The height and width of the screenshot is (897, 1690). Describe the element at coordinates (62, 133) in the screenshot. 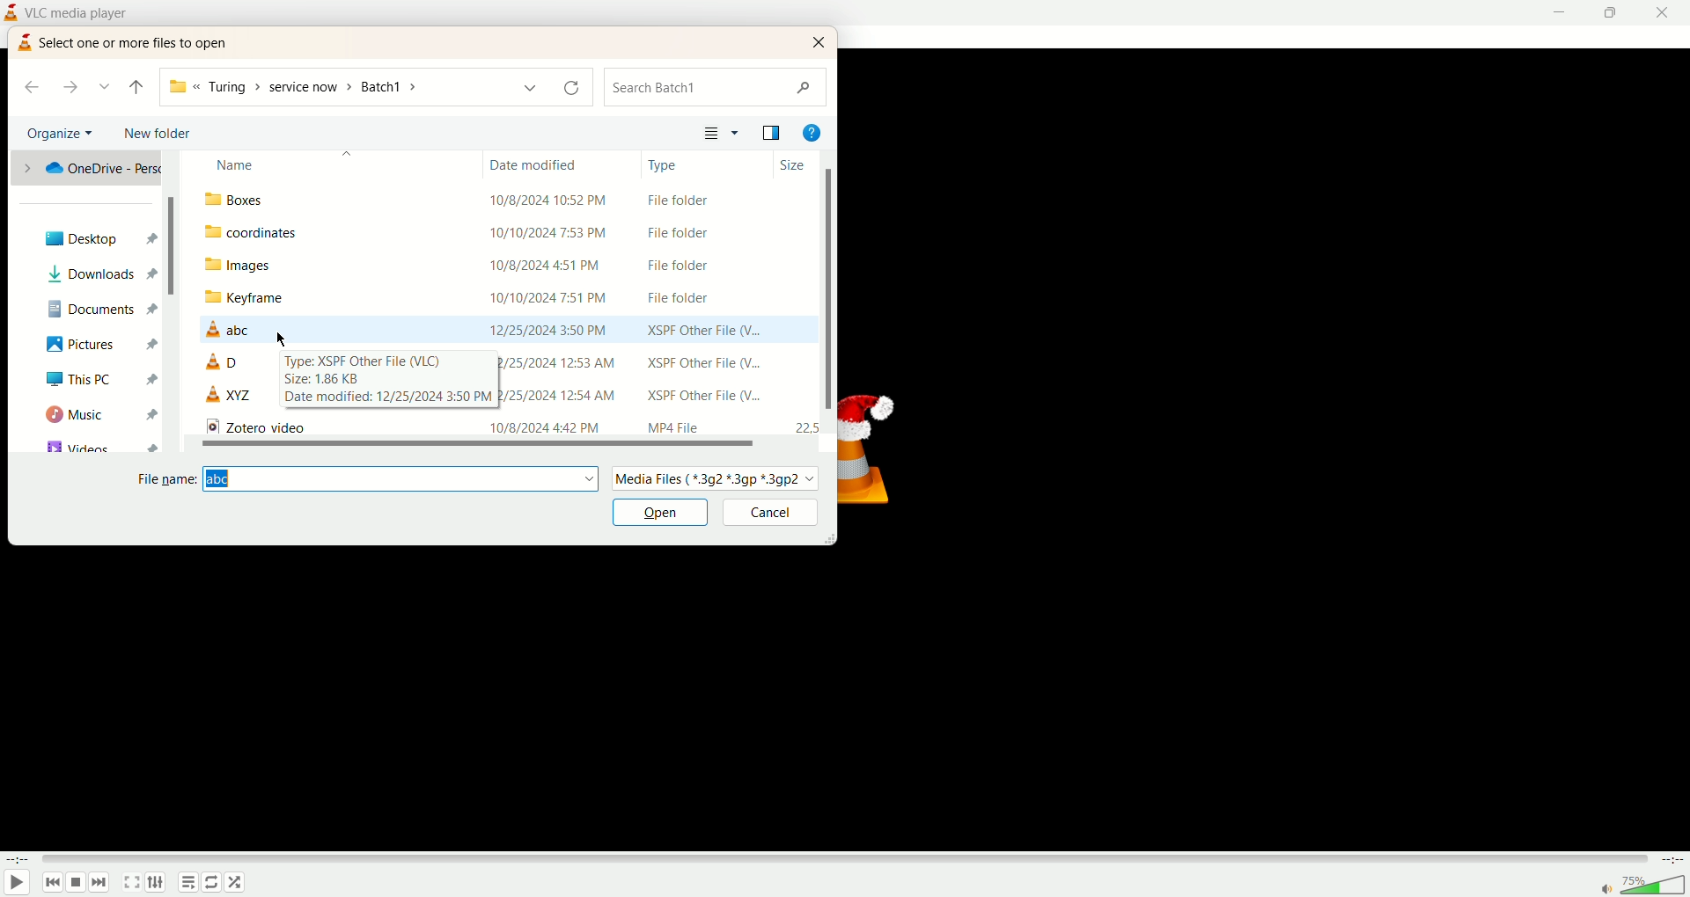

I see `organize` at that location.